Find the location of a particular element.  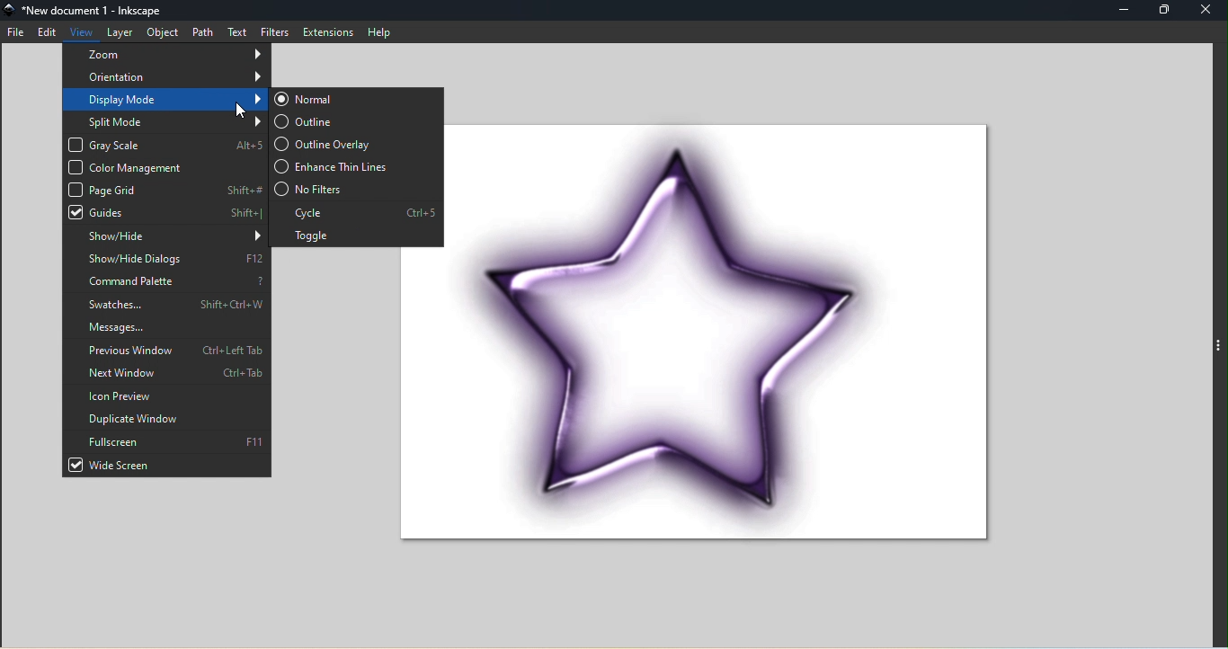

Wide screen is located at coordinates (169, 467).